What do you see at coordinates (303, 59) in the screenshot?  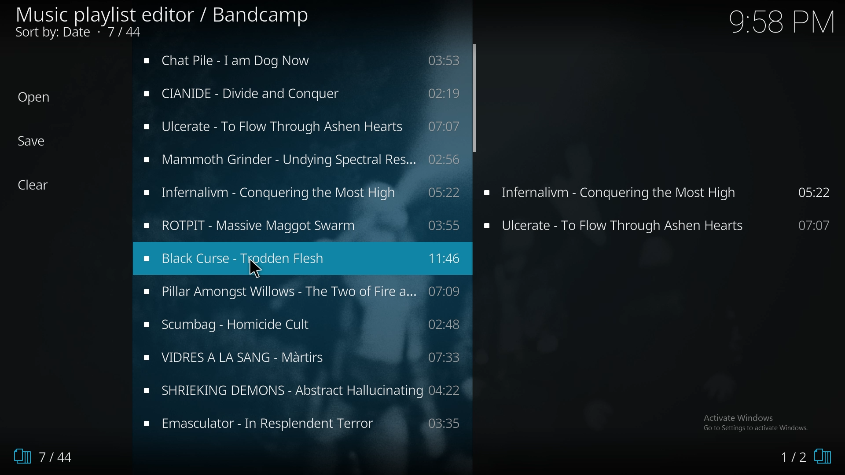 I see `music` at bounding box center [303, 59].